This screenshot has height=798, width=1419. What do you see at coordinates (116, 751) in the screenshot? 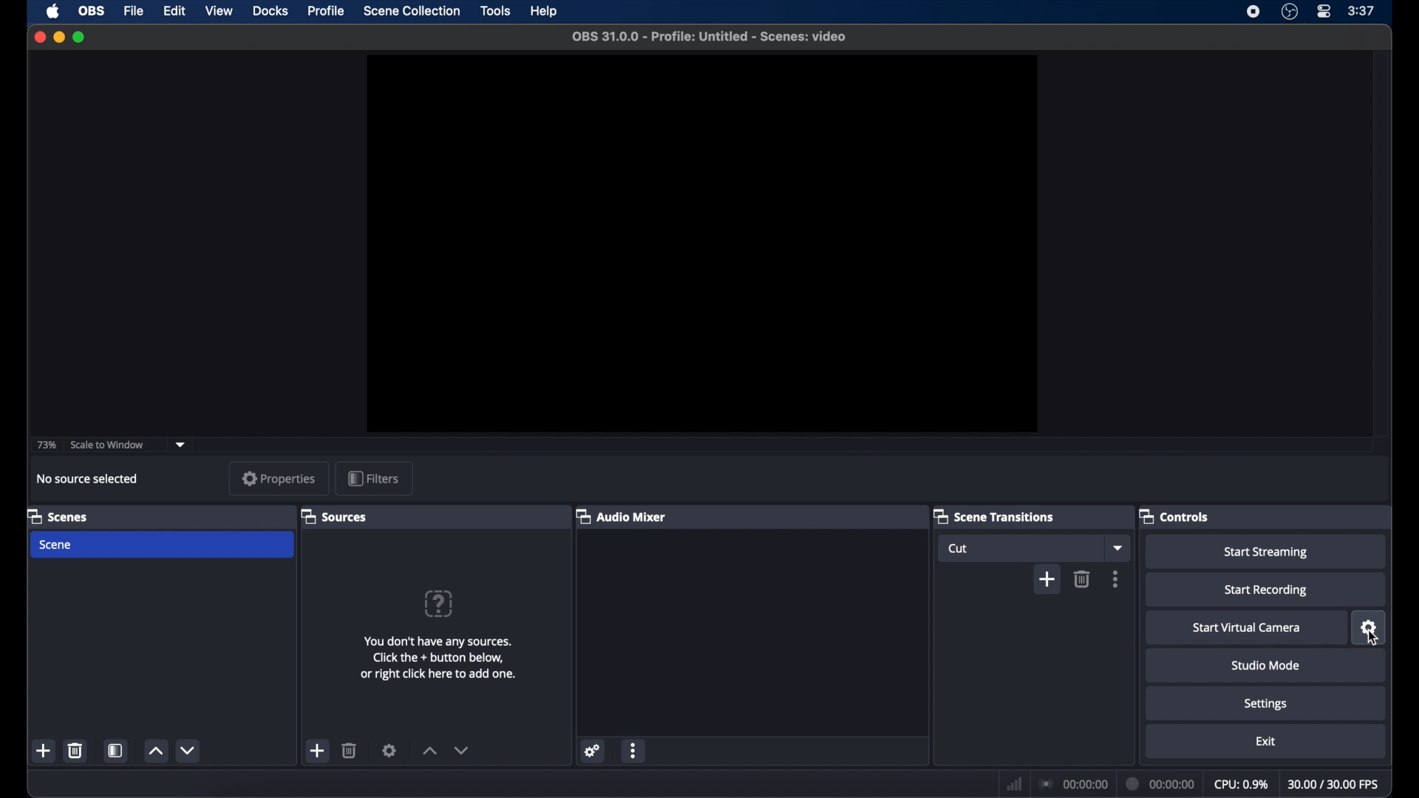
I see `scene filters` at bounding box center [116, 751].